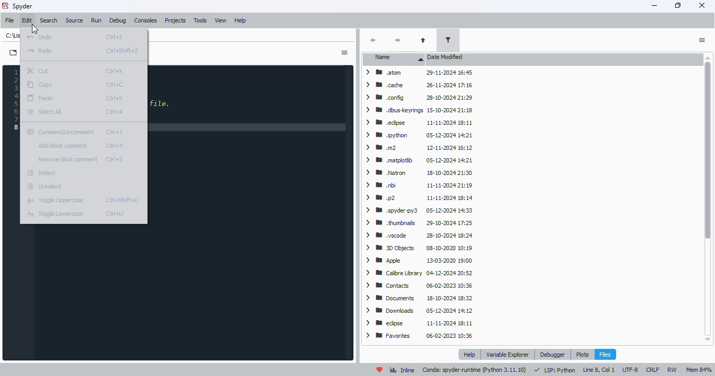 The height and width of the screenshot is (376, 715). What do you see at coordinates (599, 370) in the screenshot?
I see `line 8, col 1` at bounding box center [599, 370].